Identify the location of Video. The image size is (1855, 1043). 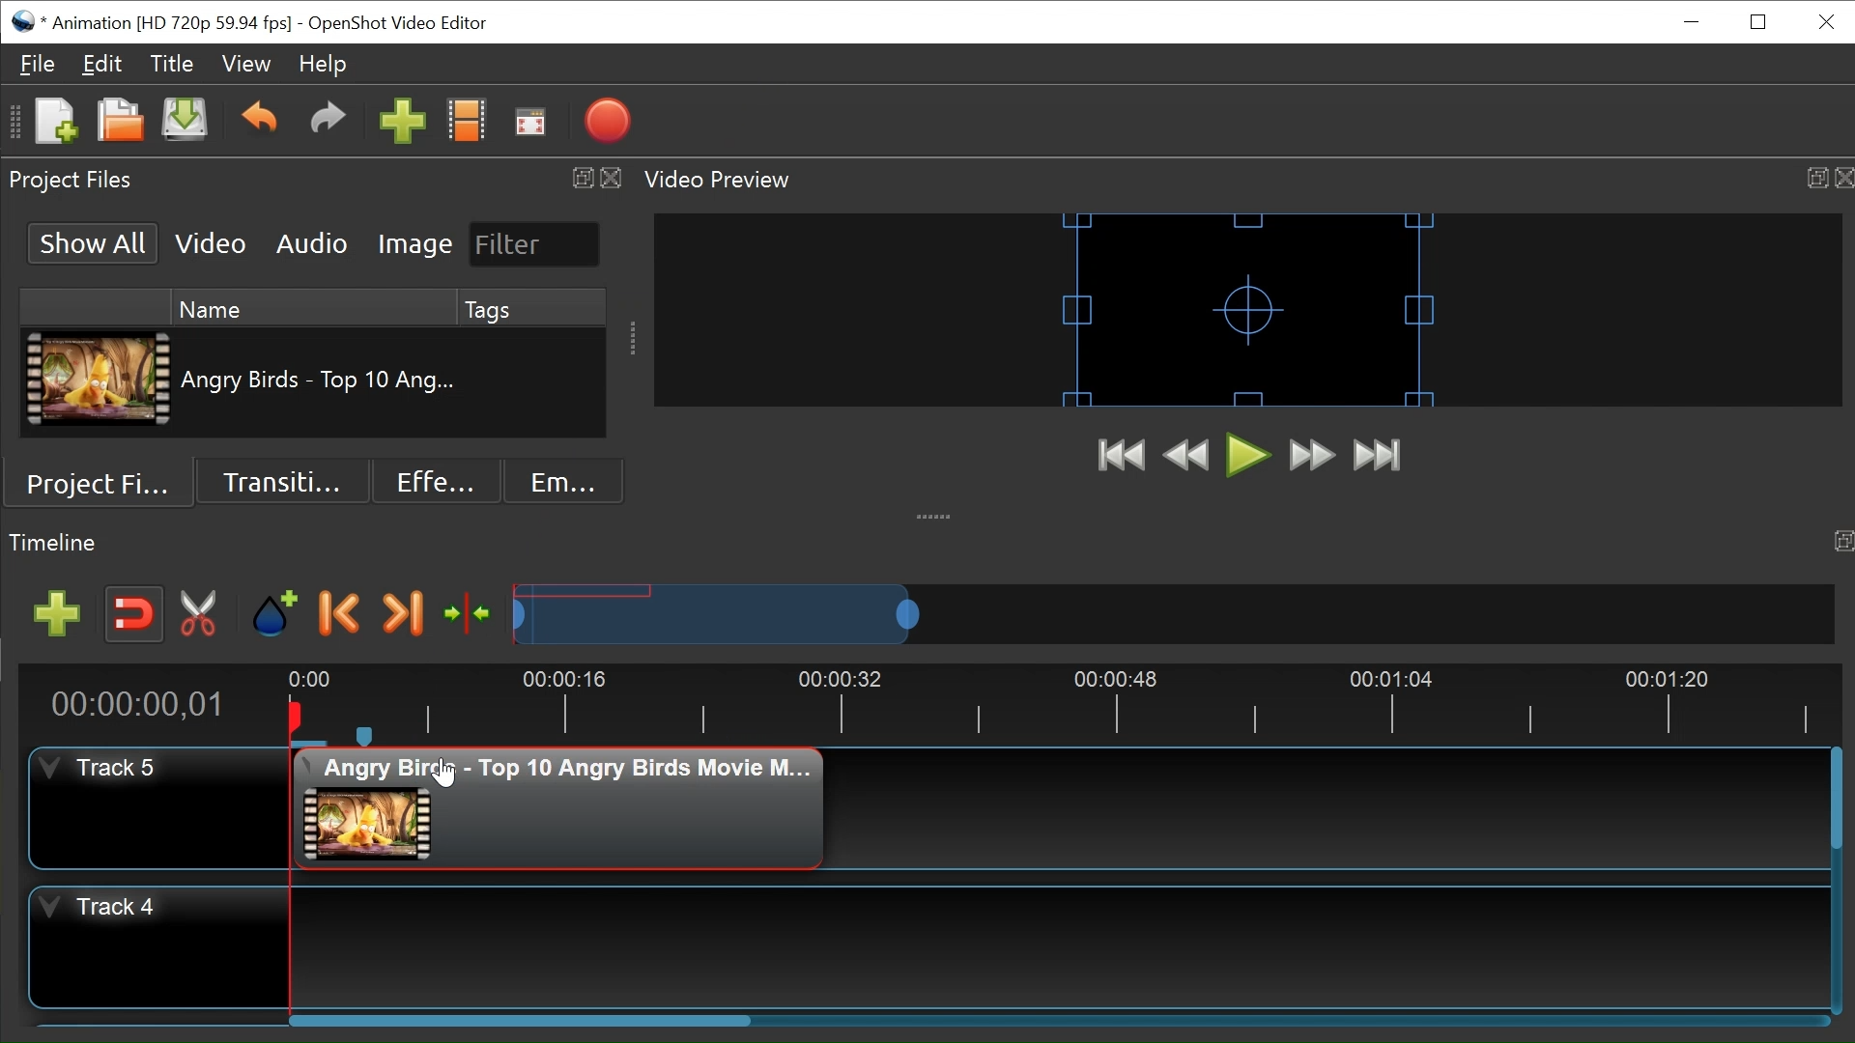
(208, 244).